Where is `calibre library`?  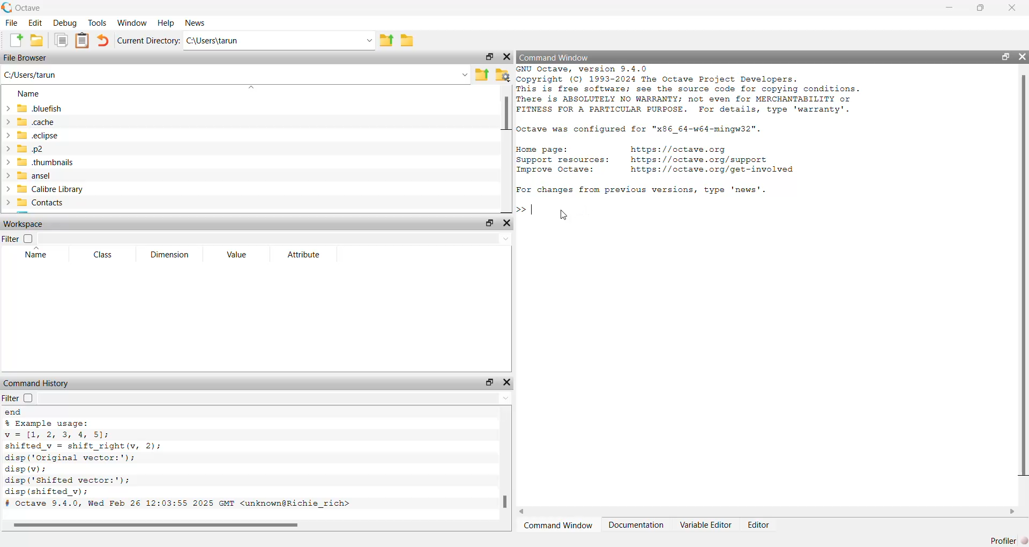 calibre library is located at coordinates (90, 190).